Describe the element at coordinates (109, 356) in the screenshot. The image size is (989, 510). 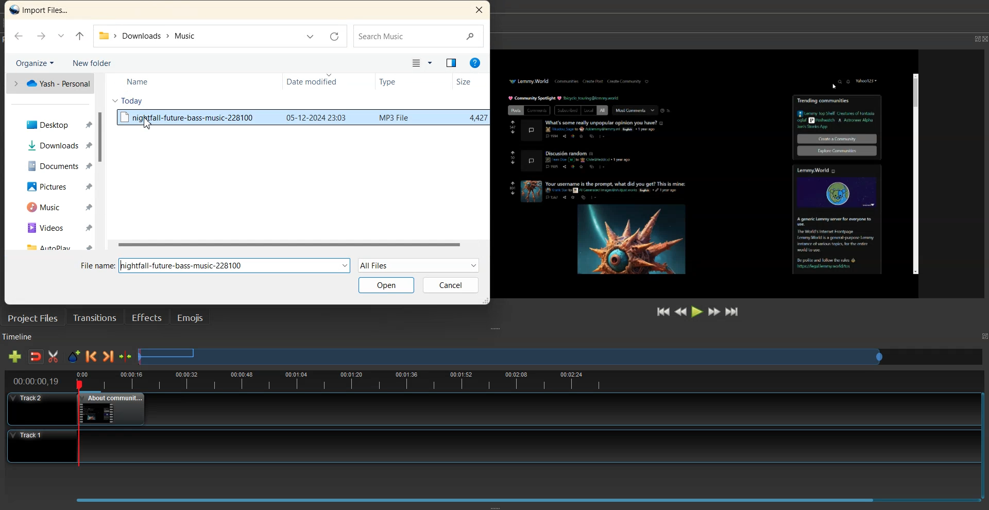
I see `Next Marker` at that location.